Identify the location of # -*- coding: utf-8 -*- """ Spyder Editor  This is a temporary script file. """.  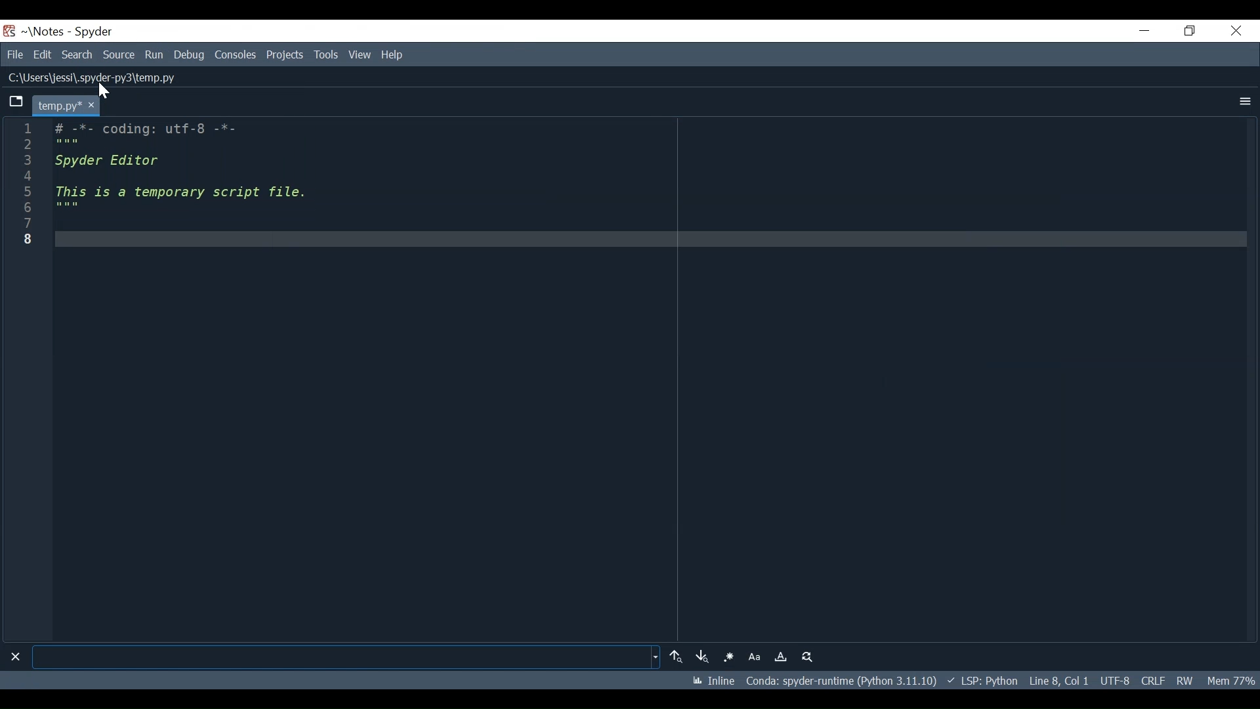
(646, 378).